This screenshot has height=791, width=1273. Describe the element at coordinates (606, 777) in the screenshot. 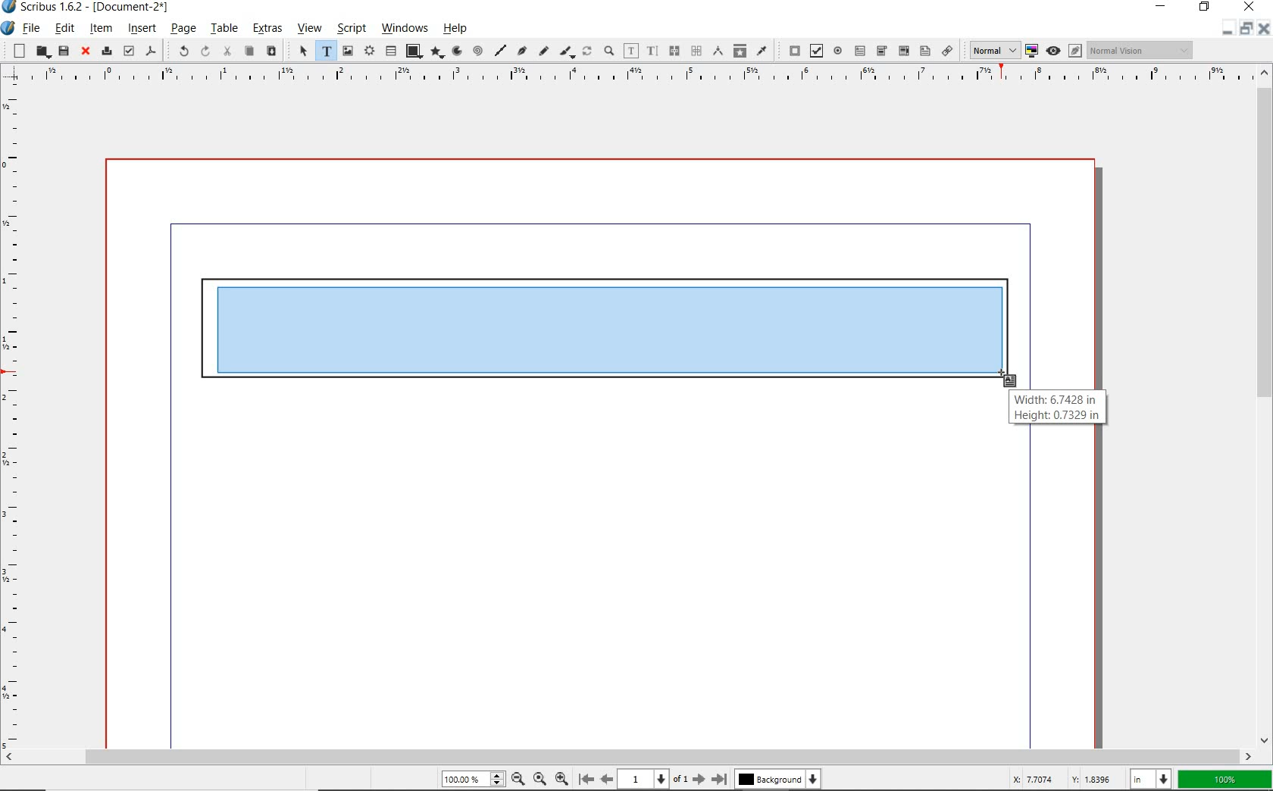

I see `move to previous` at that location.